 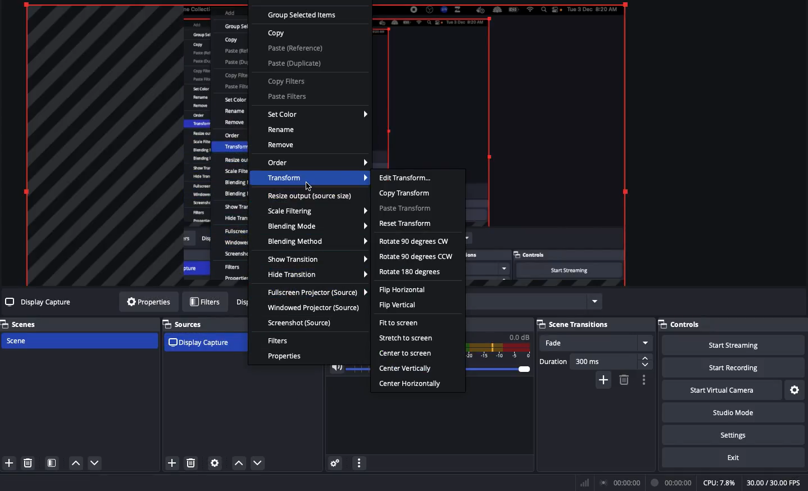 I want to click on Copy filters, so click(x=286, y=82).